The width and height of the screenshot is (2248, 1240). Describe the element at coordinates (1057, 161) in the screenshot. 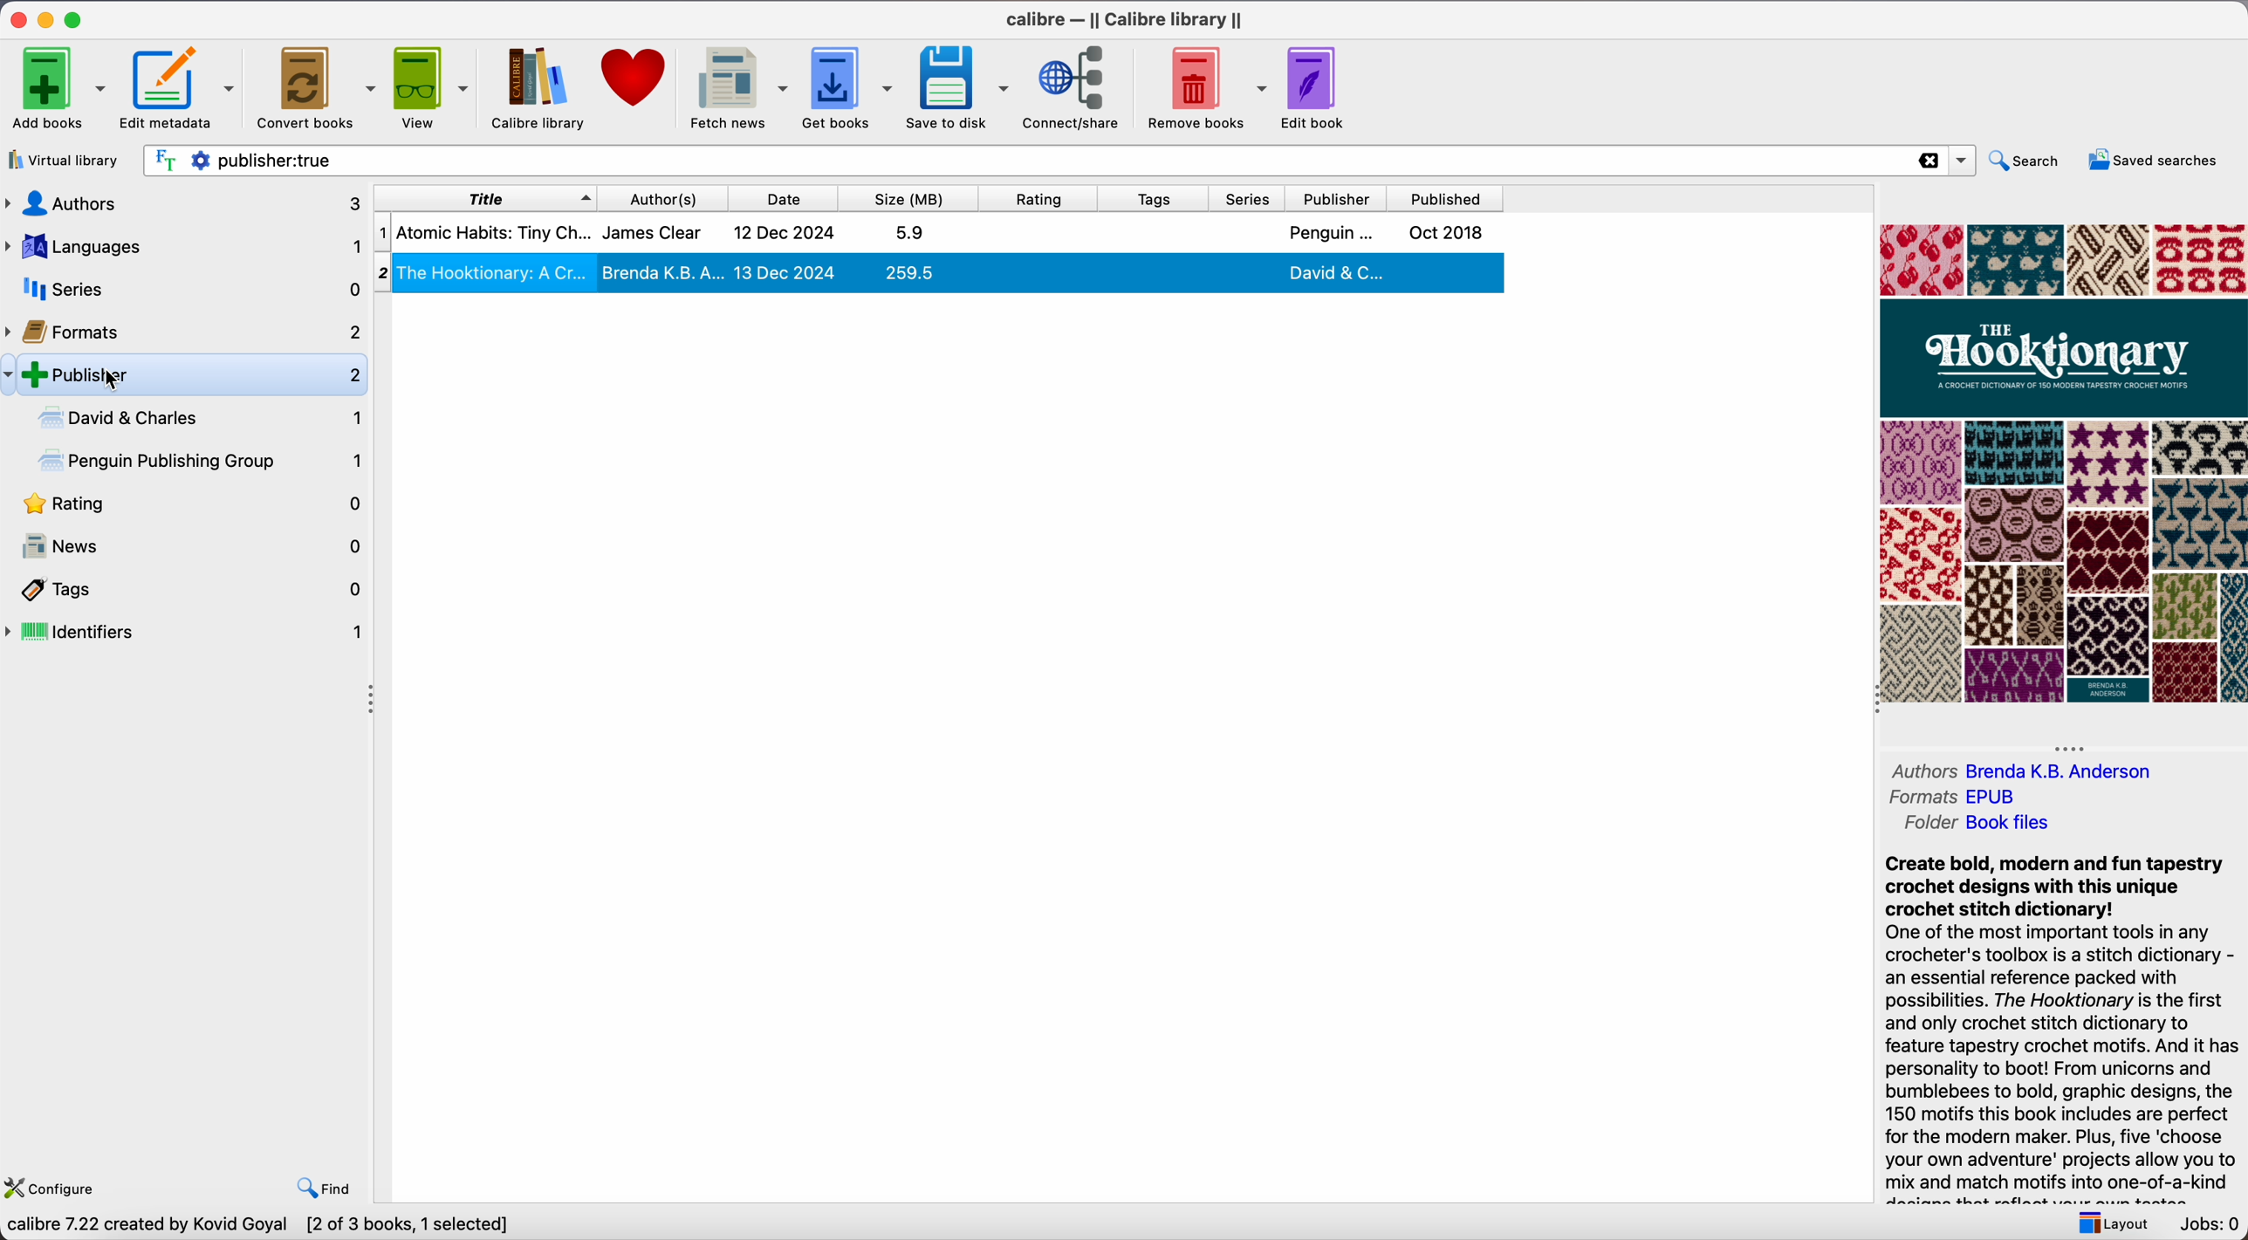

I see `search bar` at that location.